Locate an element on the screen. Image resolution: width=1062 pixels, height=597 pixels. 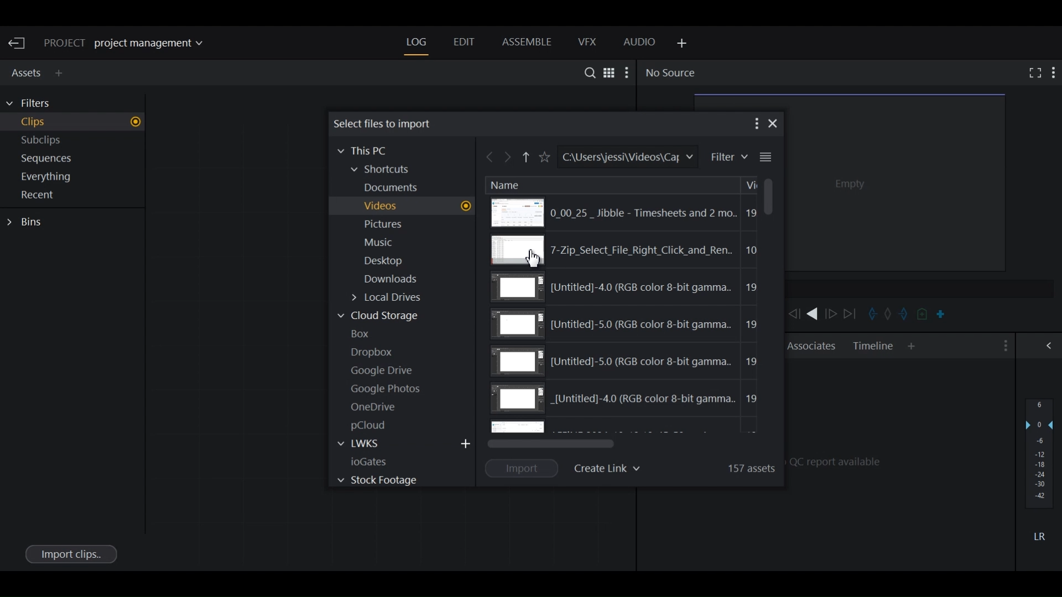
Associates is located at coordinates (811, 345).